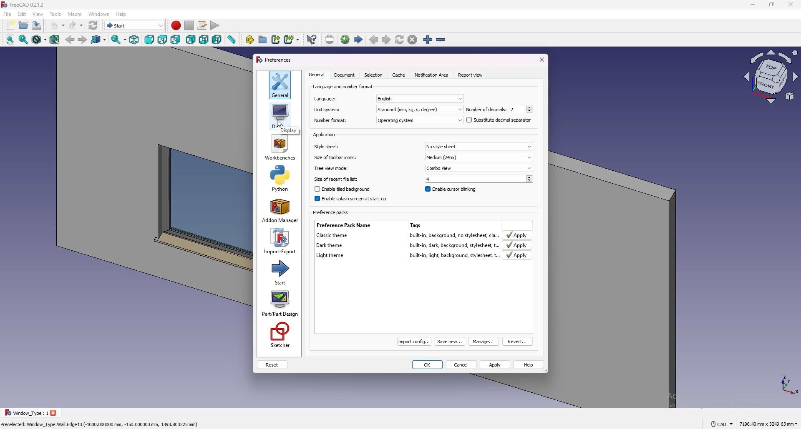 Image resolution: width=801 pixels, height=429 pixels. Describe the element at coordinates (24, 25) in the screenshot. I see `open` at that location.